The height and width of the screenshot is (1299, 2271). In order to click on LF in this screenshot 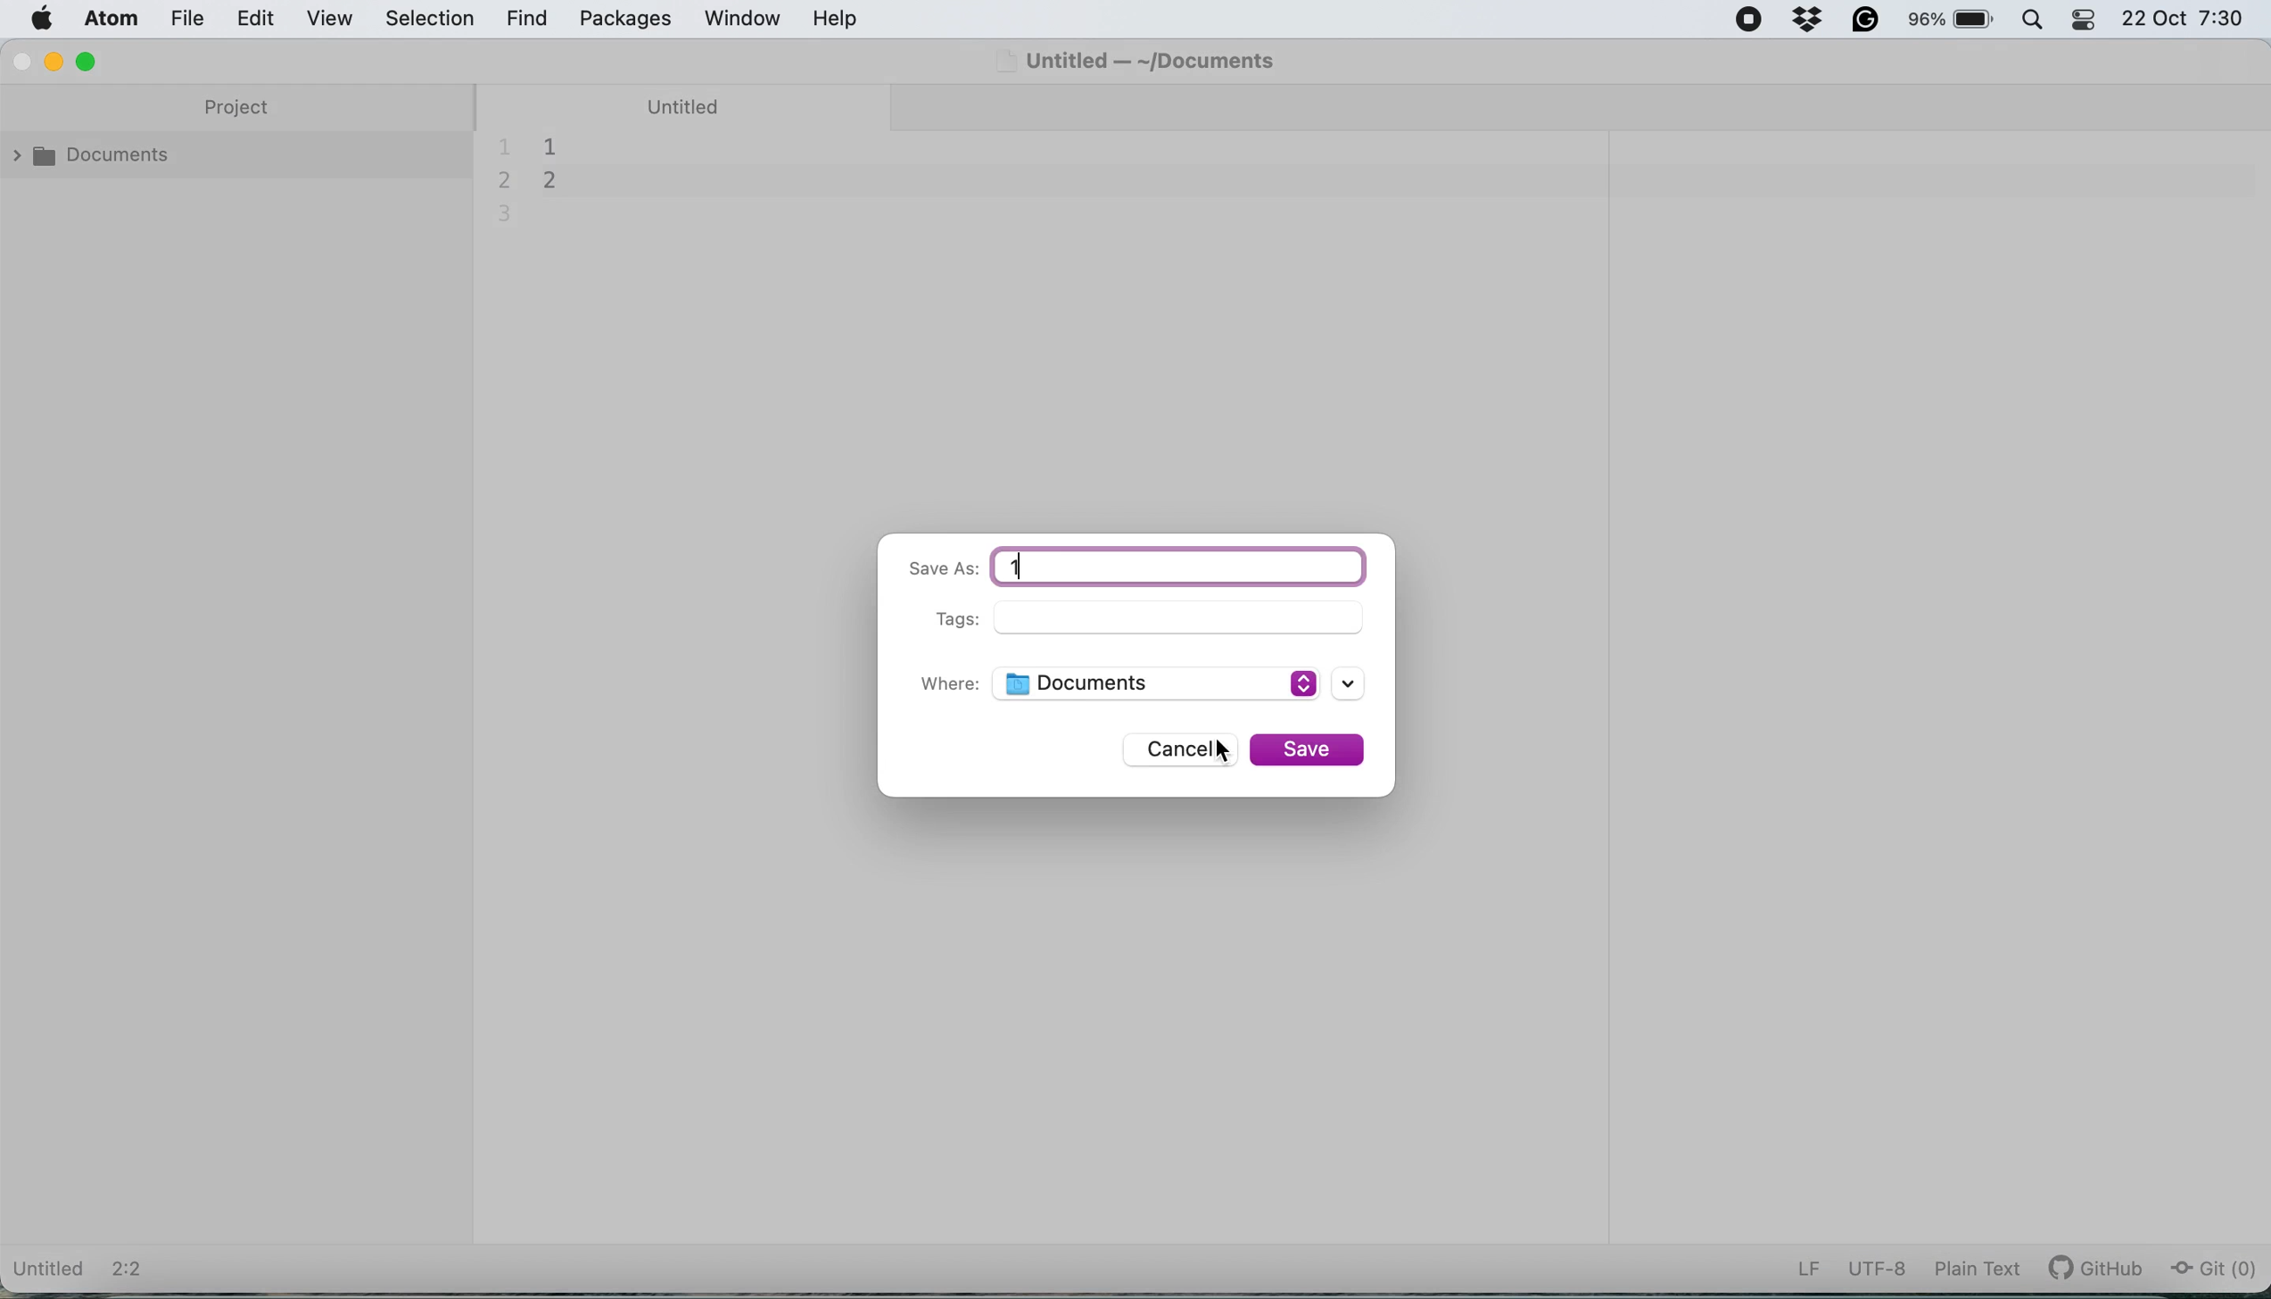, I will do `click(1809, 1270)`.